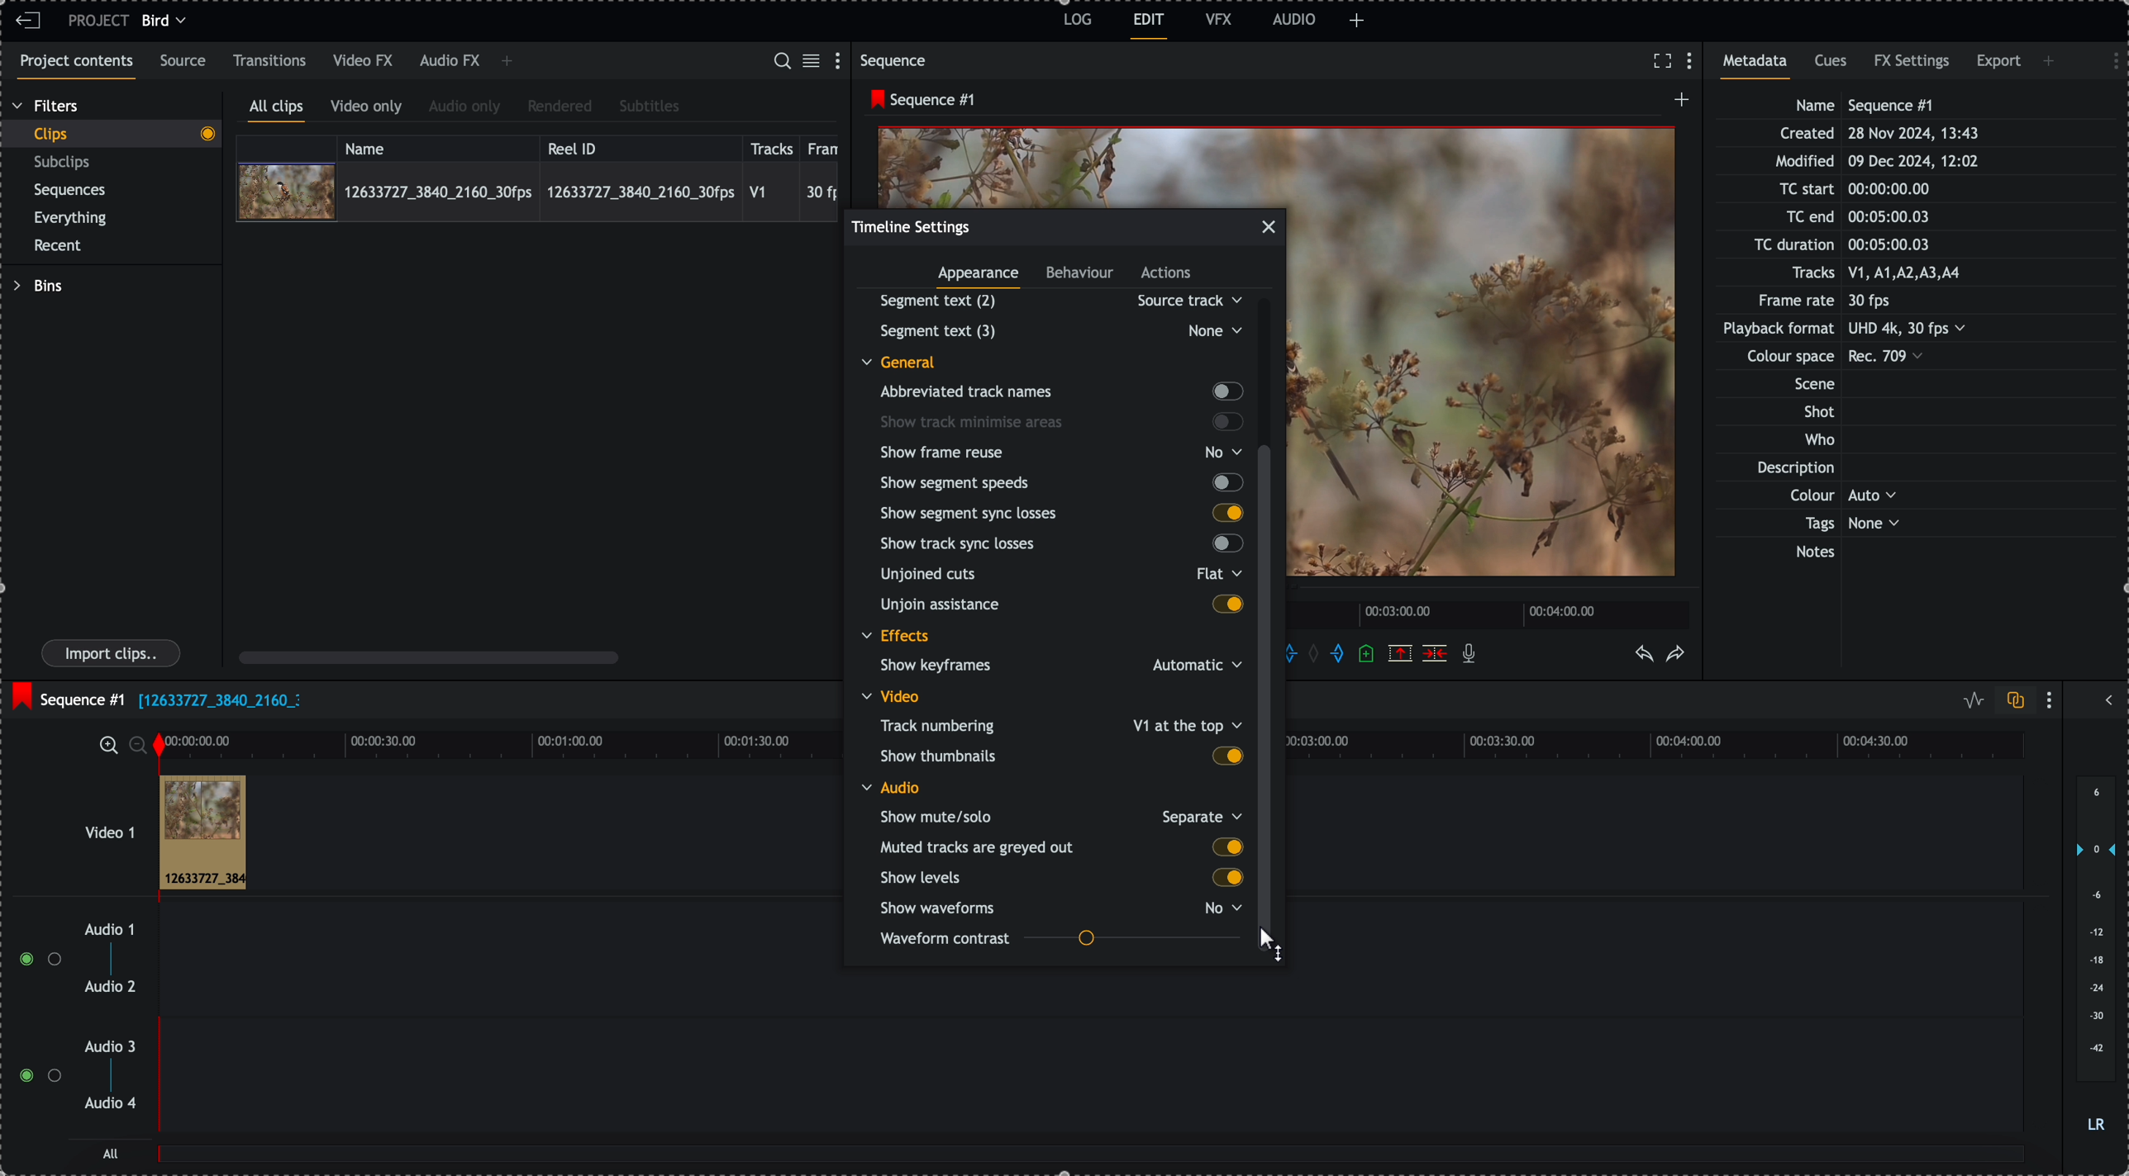  I want to click on video only, so click(370, 109).